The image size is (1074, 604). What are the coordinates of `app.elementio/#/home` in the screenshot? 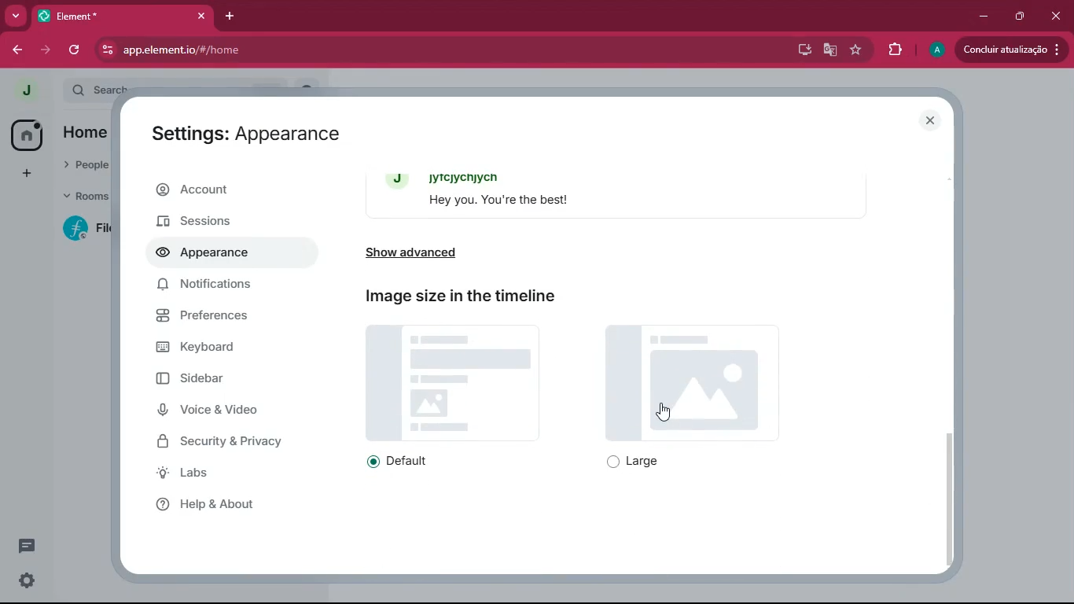 It's located at (292, 50).